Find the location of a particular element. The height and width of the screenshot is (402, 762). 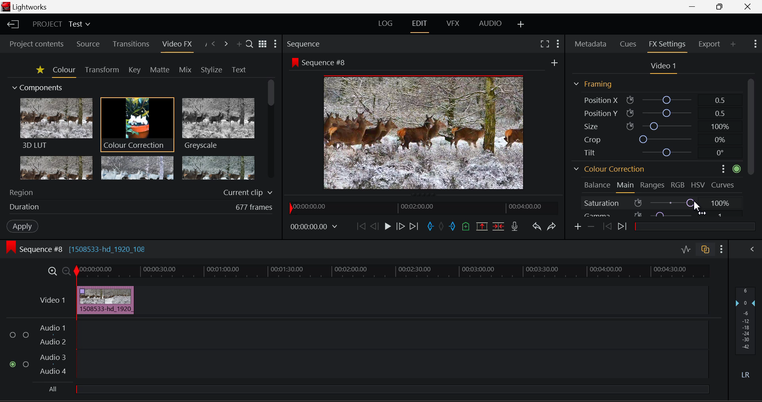

VFX is located at coordinates (452, 24).